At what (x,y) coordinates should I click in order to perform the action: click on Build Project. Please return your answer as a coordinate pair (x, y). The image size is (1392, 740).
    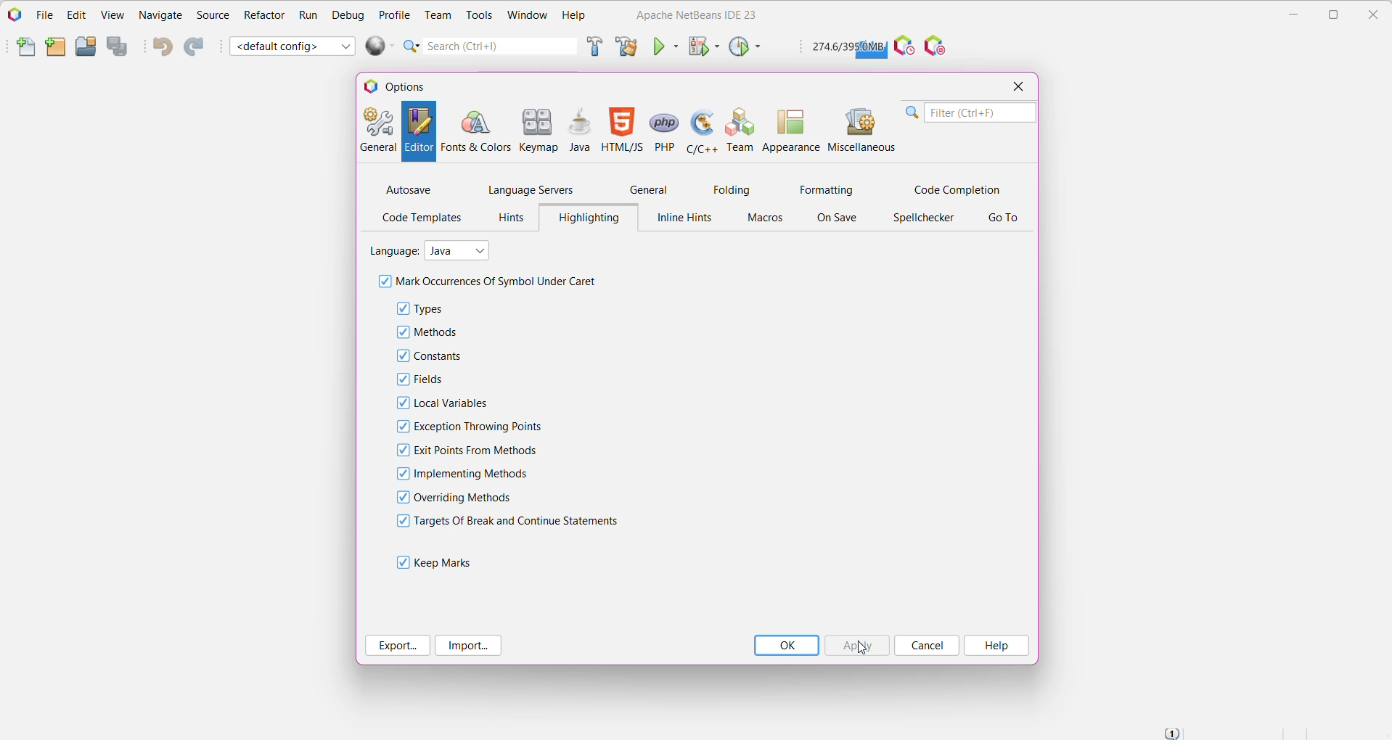
    Looking at the image, I should click on (593, 48).